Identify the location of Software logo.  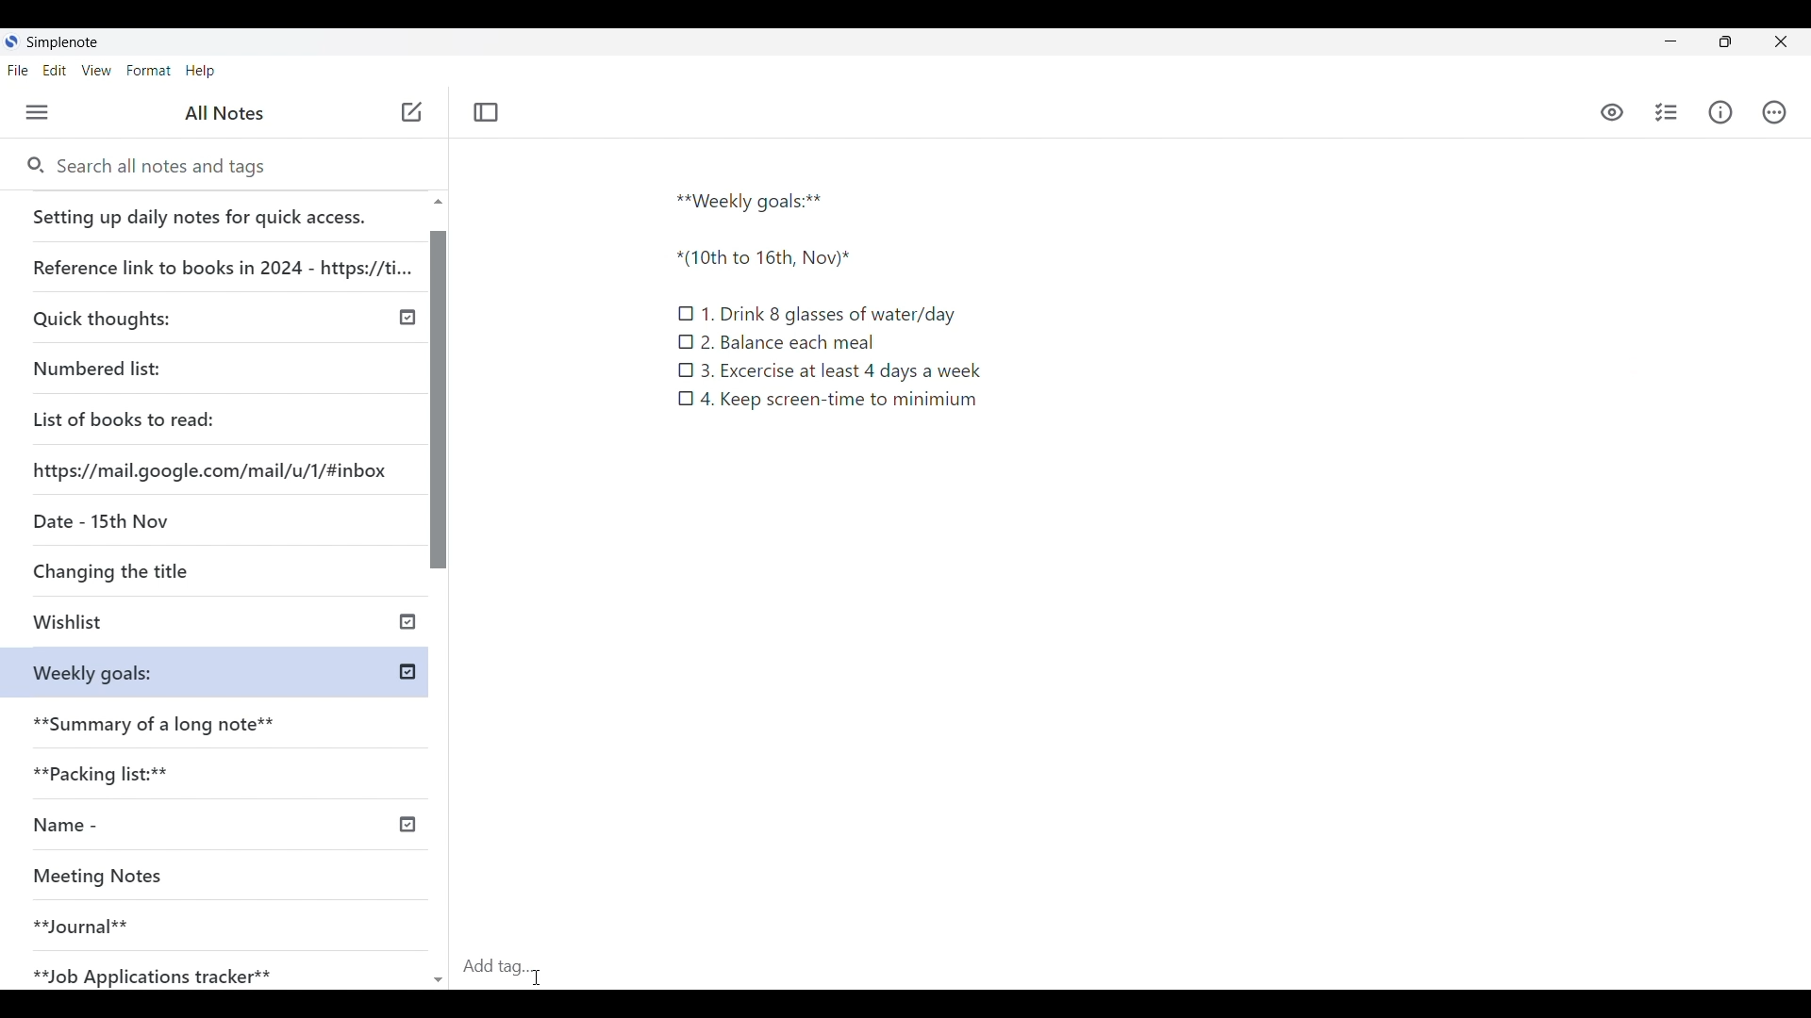
(12, 41).